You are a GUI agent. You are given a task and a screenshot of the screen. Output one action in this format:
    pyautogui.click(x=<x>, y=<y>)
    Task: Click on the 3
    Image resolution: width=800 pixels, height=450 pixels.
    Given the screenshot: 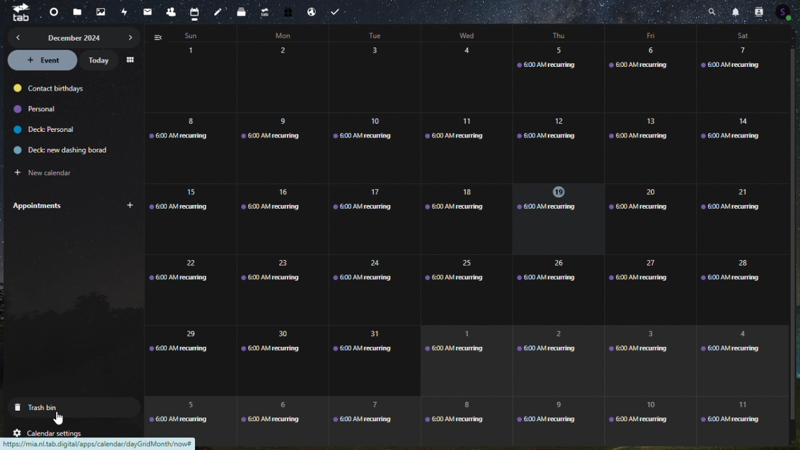 What is the action you would take?
    pyautogui.click(x=379, y=78)
    